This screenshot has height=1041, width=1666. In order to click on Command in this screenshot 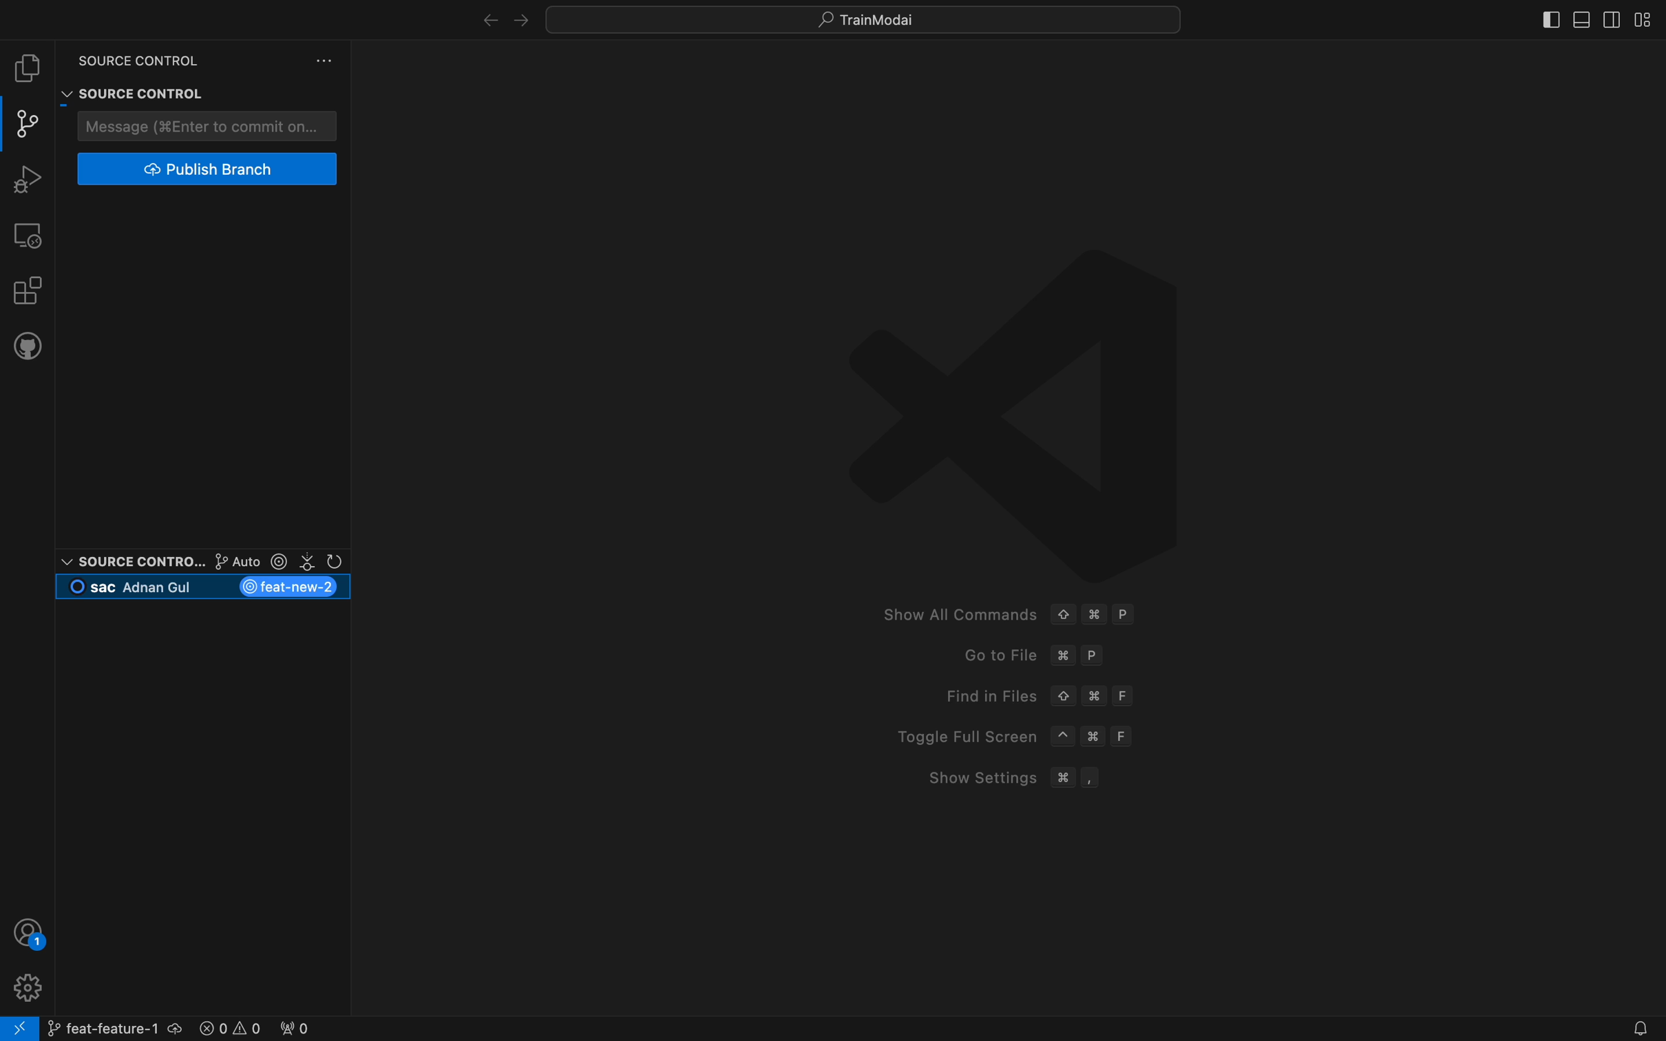, I will do `click(1095, 615)`.